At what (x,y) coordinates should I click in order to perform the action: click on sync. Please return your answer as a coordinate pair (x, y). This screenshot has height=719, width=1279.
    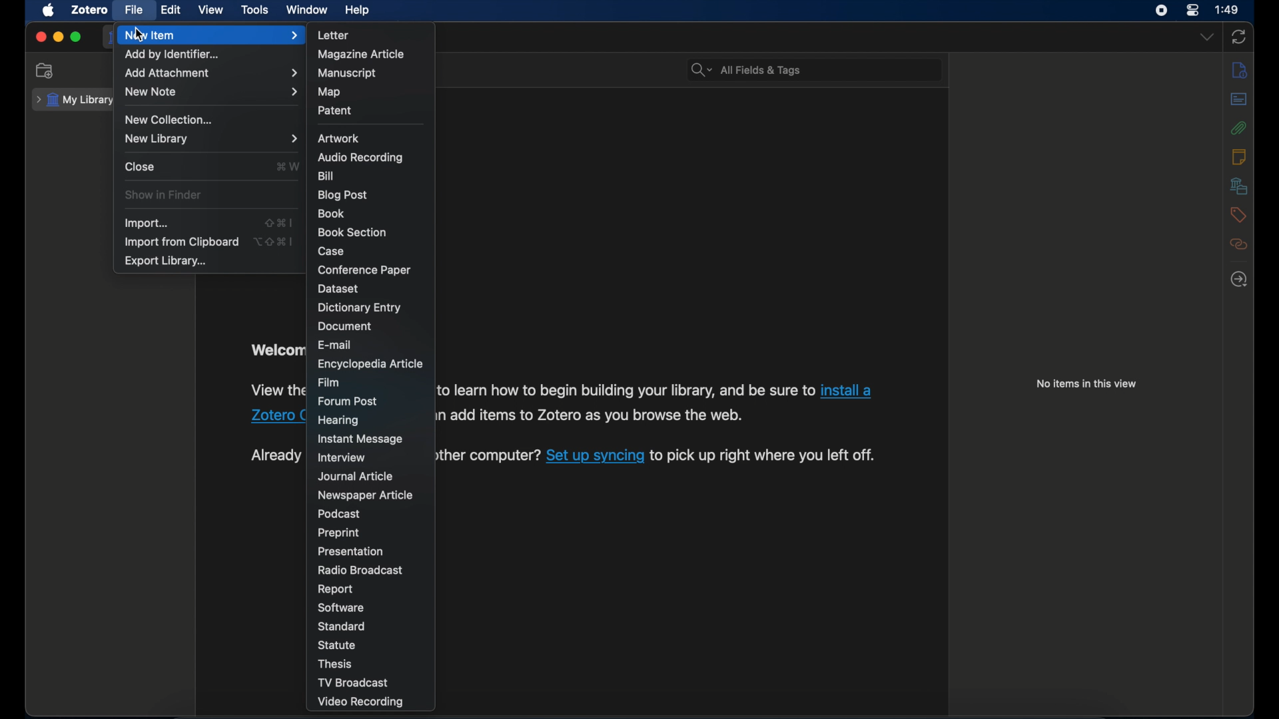
    Looking at the image, I should click on (1239, 37).